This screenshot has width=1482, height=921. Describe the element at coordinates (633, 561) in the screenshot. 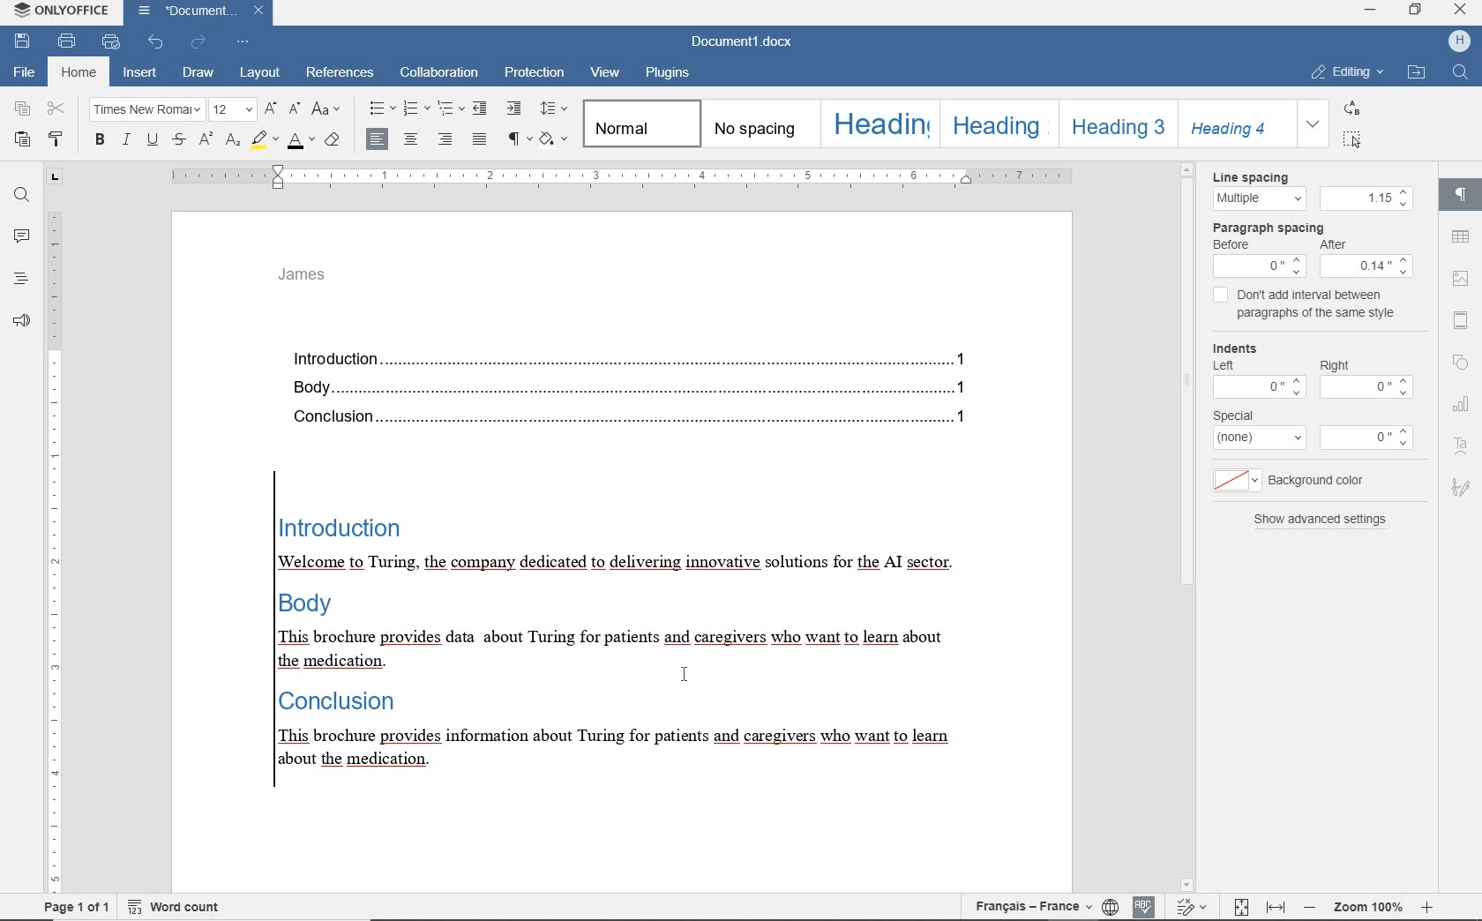

I see `[Welcome to Turing, the company dedicated to delivering innovative solutions for the AI sector.` at that location.